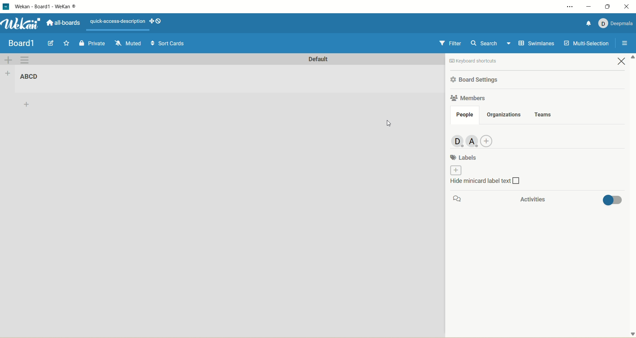  What do you see at coordinates (391, 124) in the screenshot?
I see `cursor` at bounding box center [391, 124].